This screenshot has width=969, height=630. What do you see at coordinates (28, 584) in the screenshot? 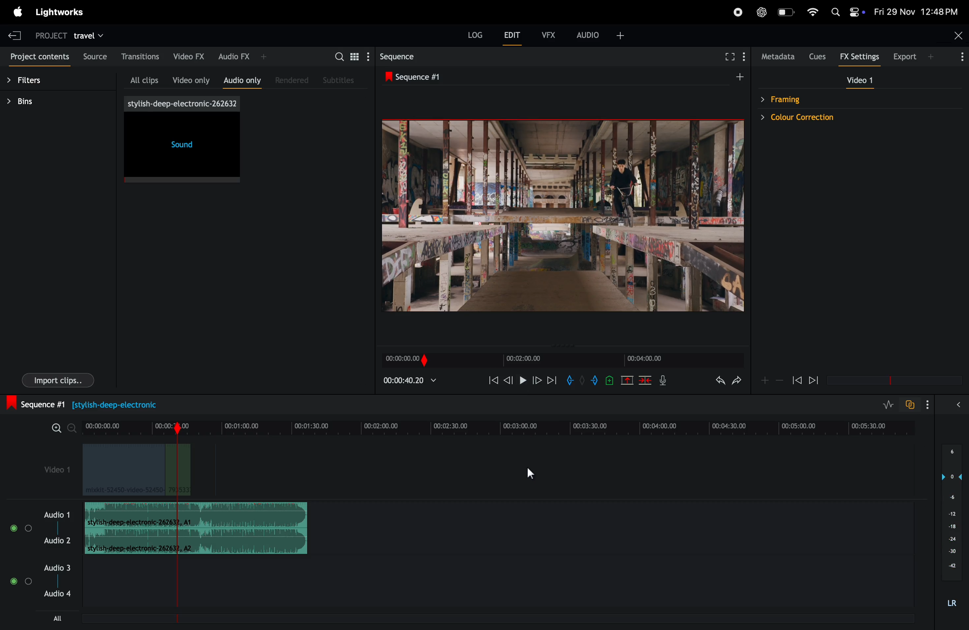
I see `Toggle` at bounding box center [28, 584].